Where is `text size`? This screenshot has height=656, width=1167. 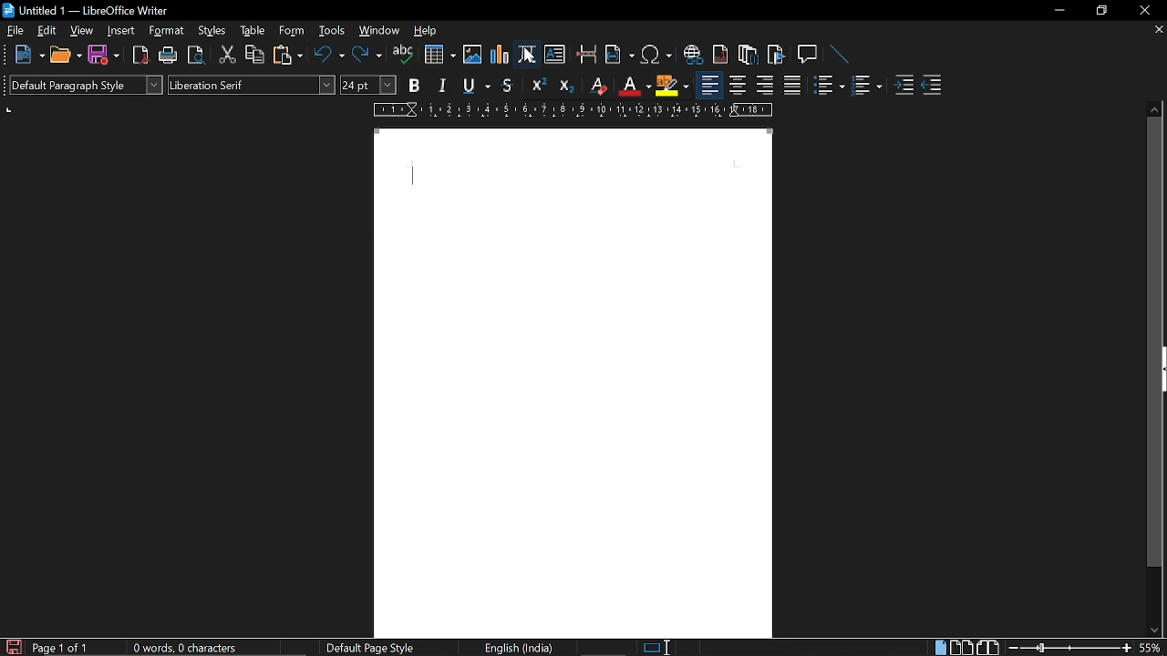
text size is located at coordinates (368, 84).